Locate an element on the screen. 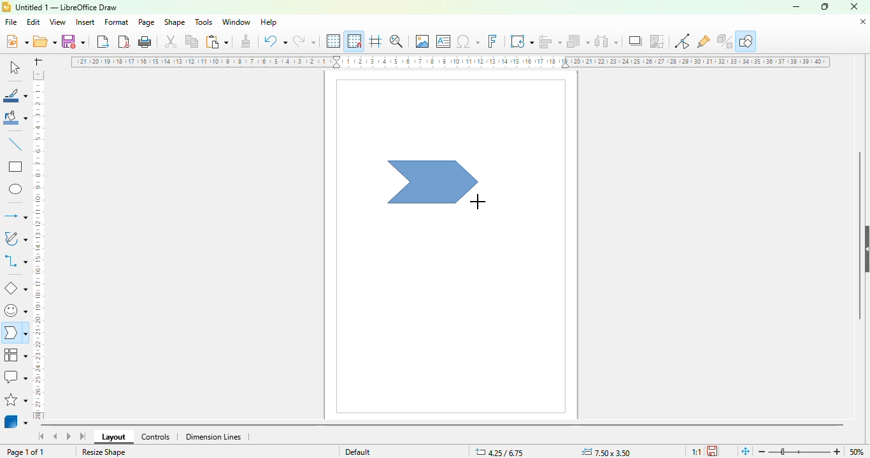 The height and width of the screenshot is (458, 870). change in width and height of object is located at coordinates (606, 452).